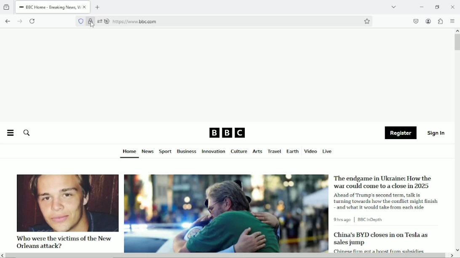 The width and height of the screenshot is (460, 258). Describe the element at coordinates (452, 6) in the screenshot. I see `close` at that location.